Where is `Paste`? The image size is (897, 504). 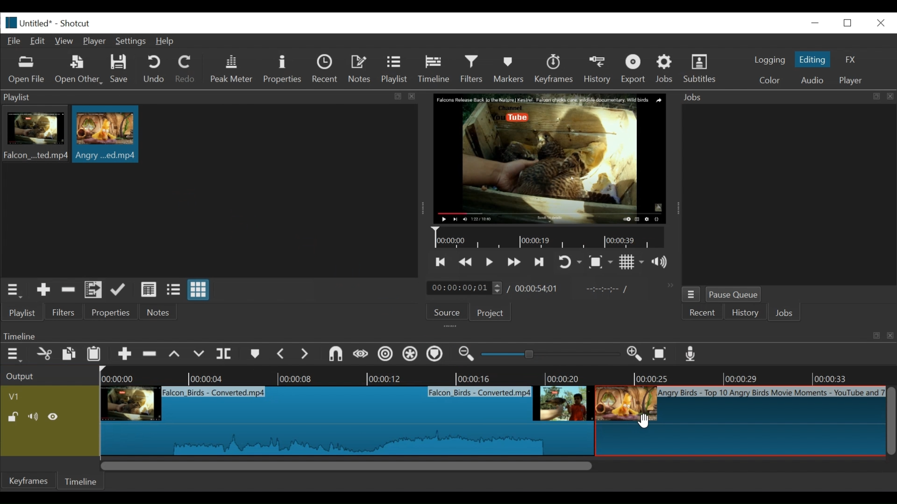
Paste is located at coordinates (97, 355).